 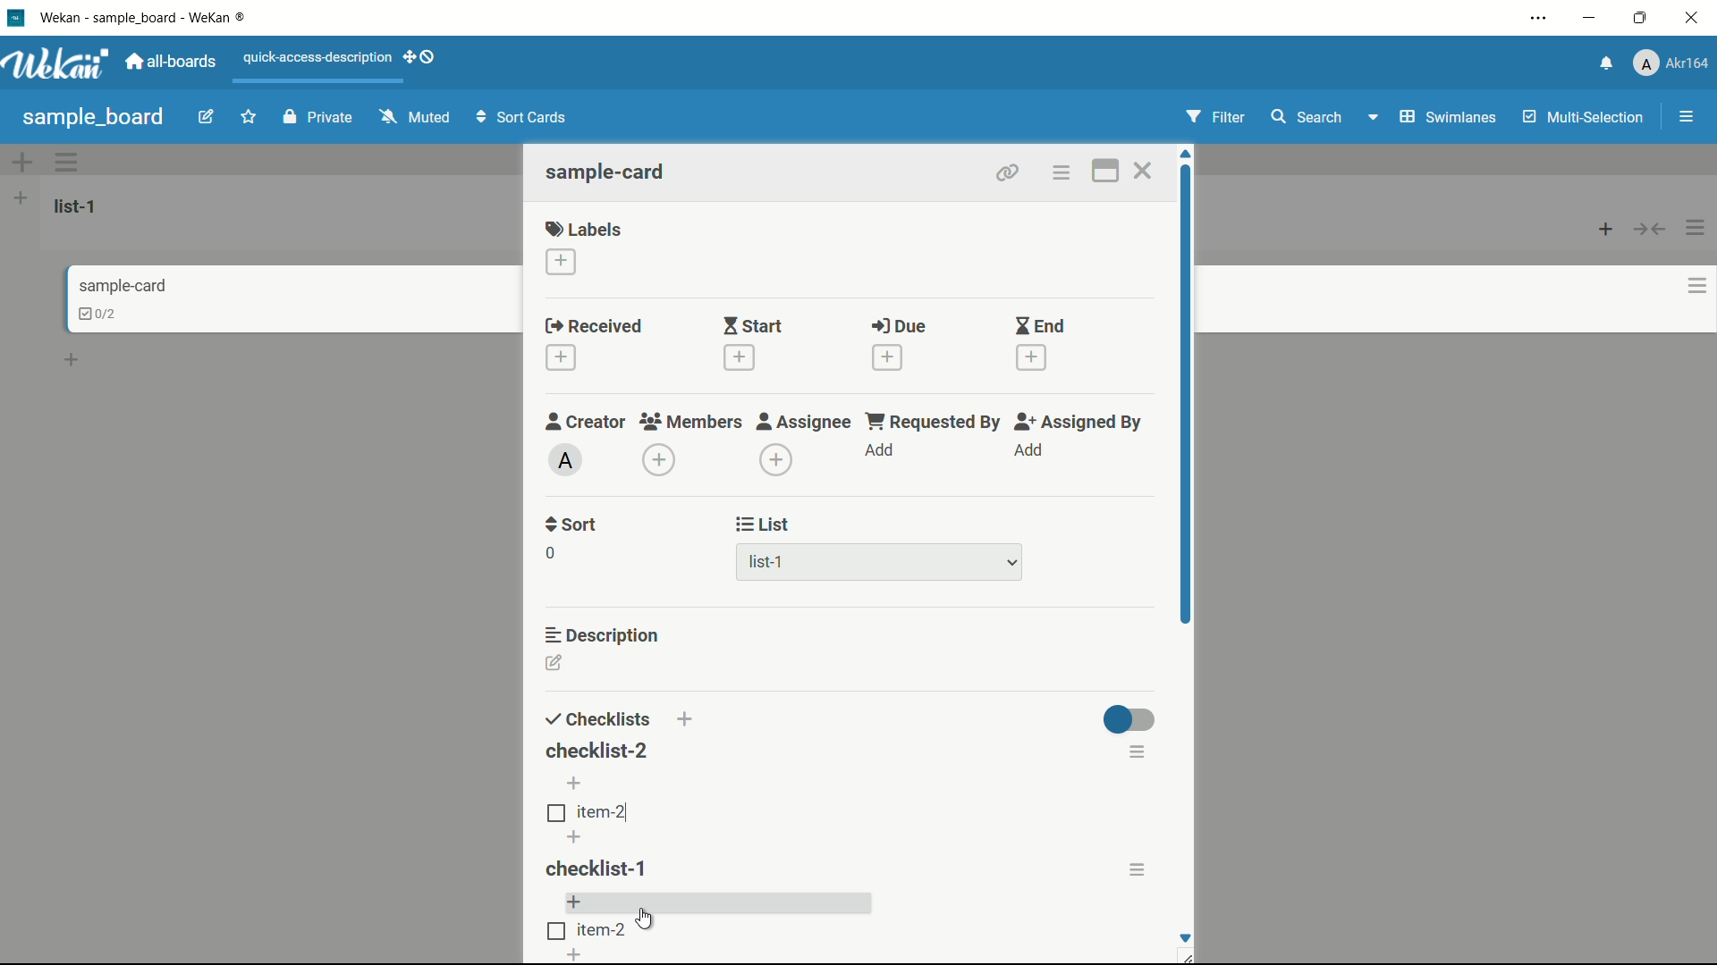 I want to click on requested by, so click(x=935, y=421).